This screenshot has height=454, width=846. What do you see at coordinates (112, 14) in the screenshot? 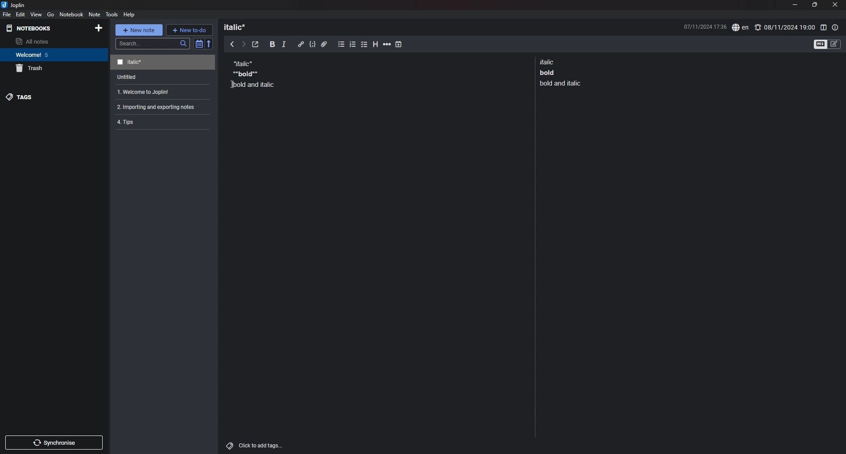
I see `tools` at bounding box center [112, 14].